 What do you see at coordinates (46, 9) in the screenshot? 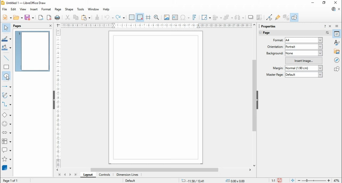
I see `format` at bounding box center [46, 9].